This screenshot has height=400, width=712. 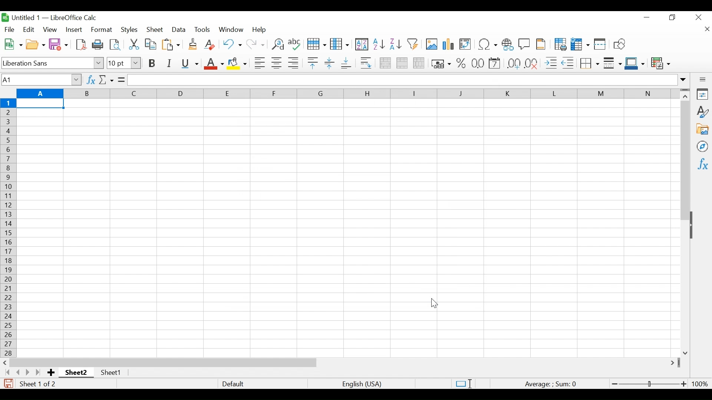 What do you see at coordinates (553, 383) in the screenshot?
I see `Formula` at bounding box center [553, 383].